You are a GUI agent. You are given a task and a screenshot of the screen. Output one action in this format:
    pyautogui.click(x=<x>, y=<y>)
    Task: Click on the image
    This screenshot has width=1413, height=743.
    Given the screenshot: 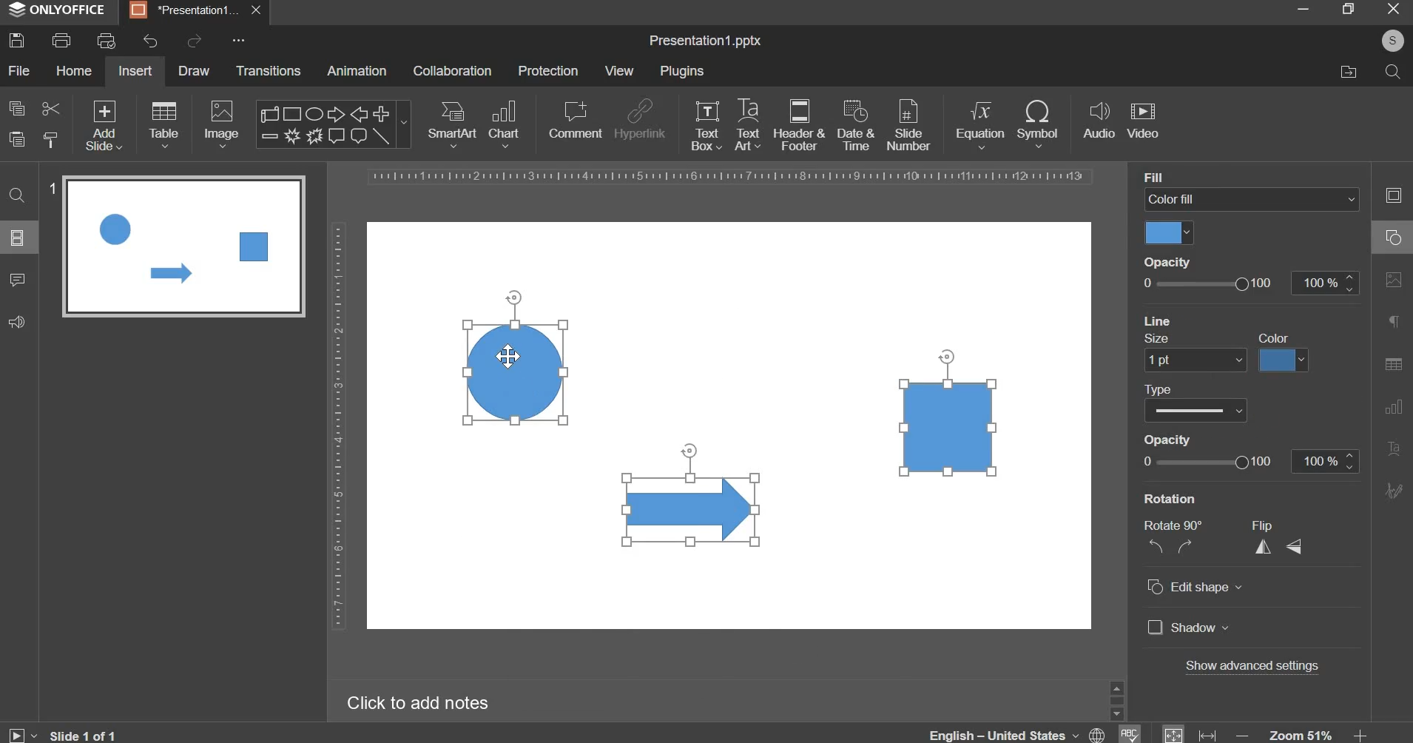 What is the action you would take?
    pyautogui.click(x=223, y=124)
    